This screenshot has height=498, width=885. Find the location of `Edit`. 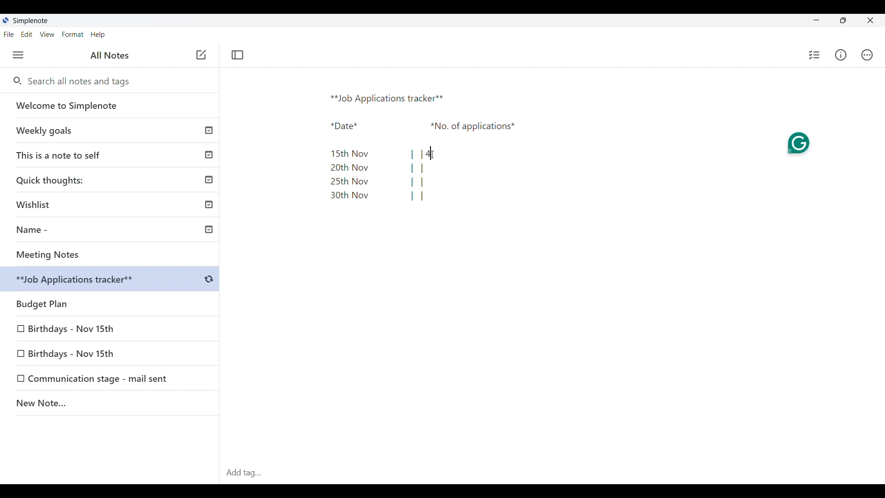

Edit is located at coordinates (27, 34).